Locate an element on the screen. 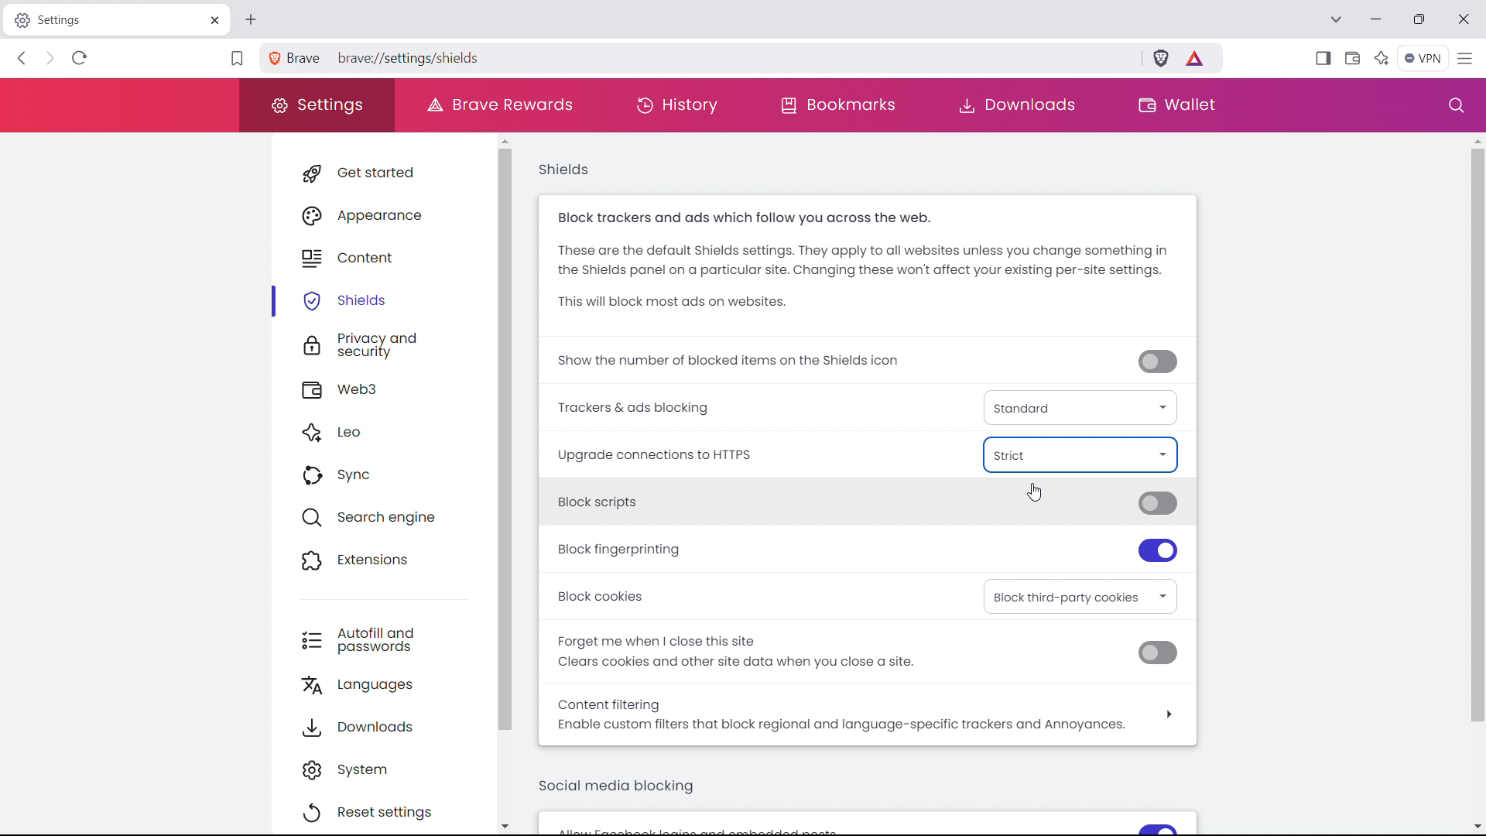  open sidebar is located at coordinates (1323, 58).